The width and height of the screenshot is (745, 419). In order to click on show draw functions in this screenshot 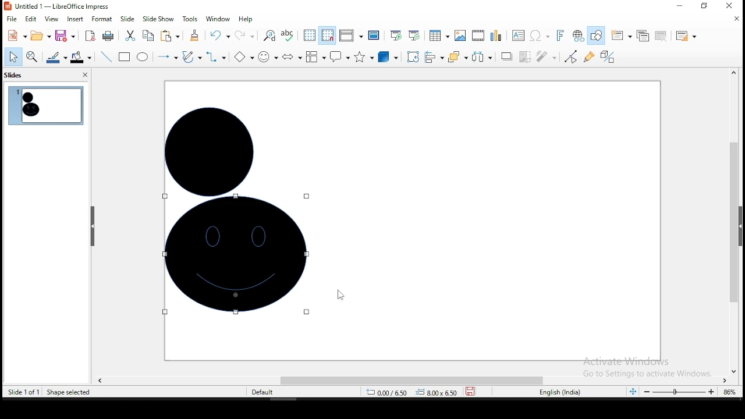, I will do `click(598, 35)`.